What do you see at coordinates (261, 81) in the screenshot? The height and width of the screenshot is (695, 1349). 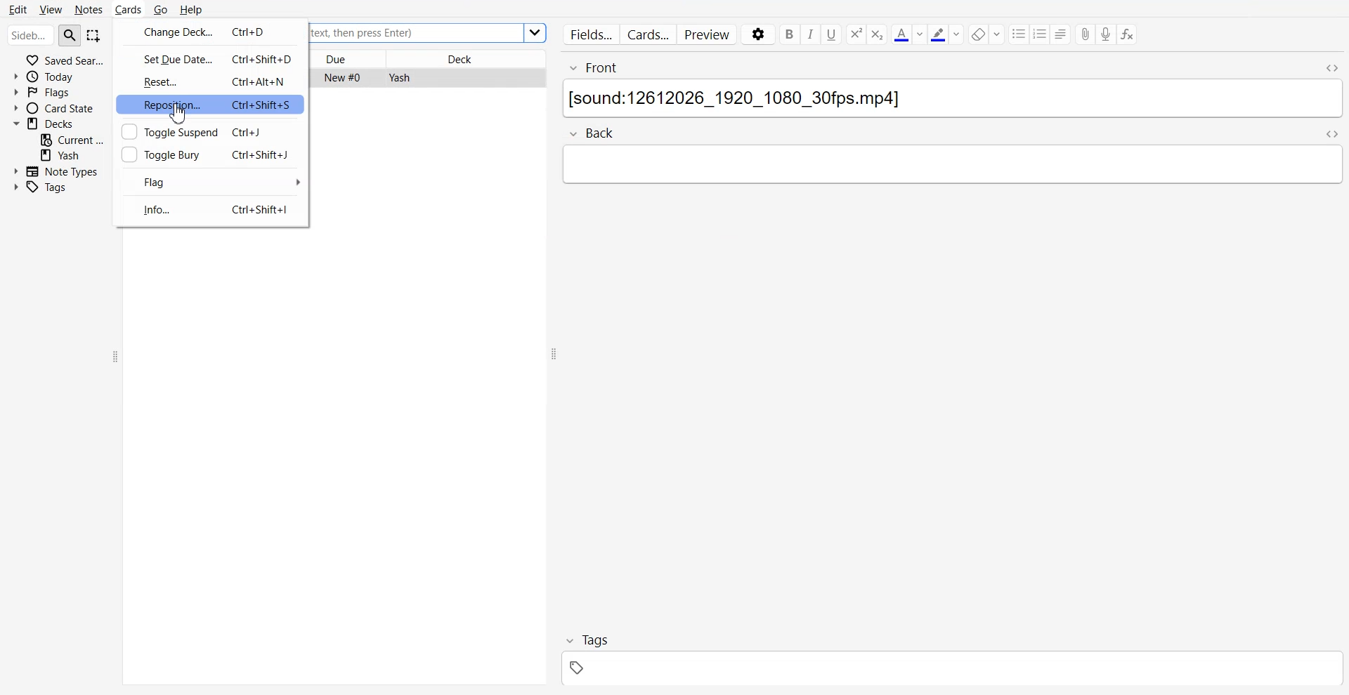 I see `Ctri+Alt+N` at bounding box center [261, 81].